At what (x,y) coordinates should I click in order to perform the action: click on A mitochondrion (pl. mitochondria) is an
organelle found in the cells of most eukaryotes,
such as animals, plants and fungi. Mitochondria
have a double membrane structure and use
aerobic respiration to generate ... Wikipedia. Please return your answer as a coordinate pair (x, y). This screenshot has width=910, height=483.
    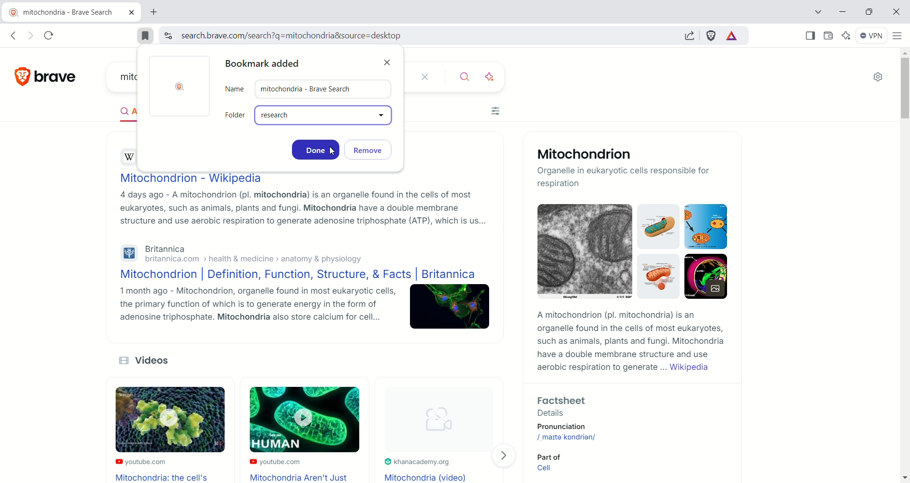
    Looking at the image, I should click on (628, 342).